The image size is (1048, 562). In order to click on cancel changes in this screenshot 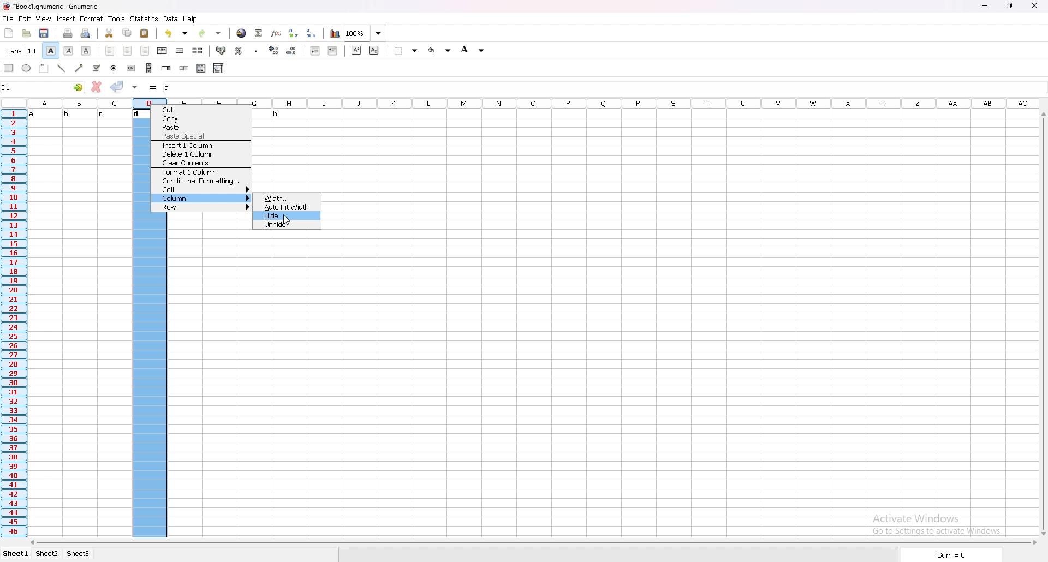, I will do `click(97, 86)`.